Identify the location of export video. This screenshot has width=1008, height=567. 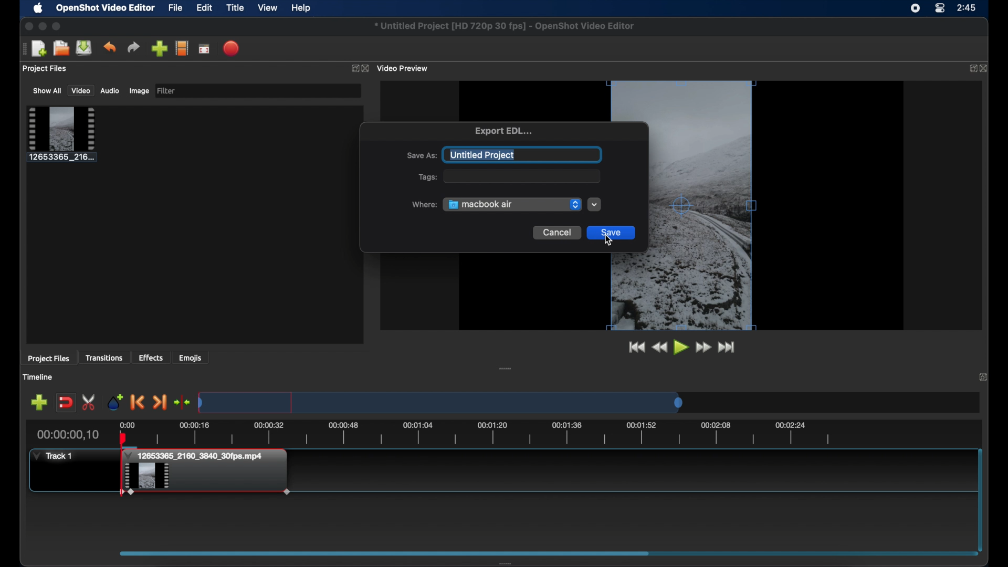
(232, 49).